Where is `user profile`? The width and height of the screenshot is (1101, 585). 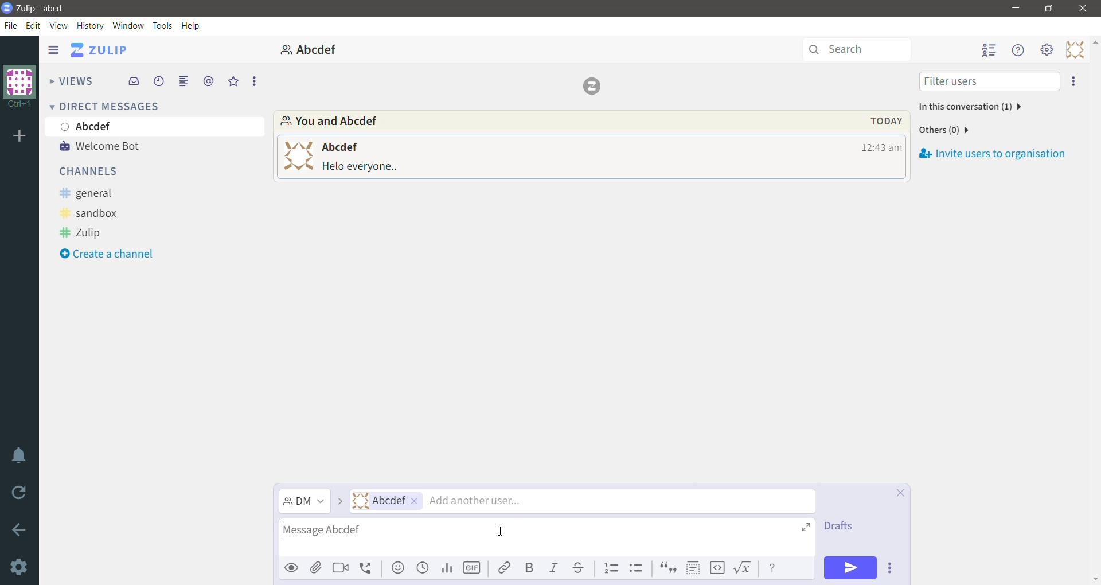 user profile is located at coordinates (296, 155).